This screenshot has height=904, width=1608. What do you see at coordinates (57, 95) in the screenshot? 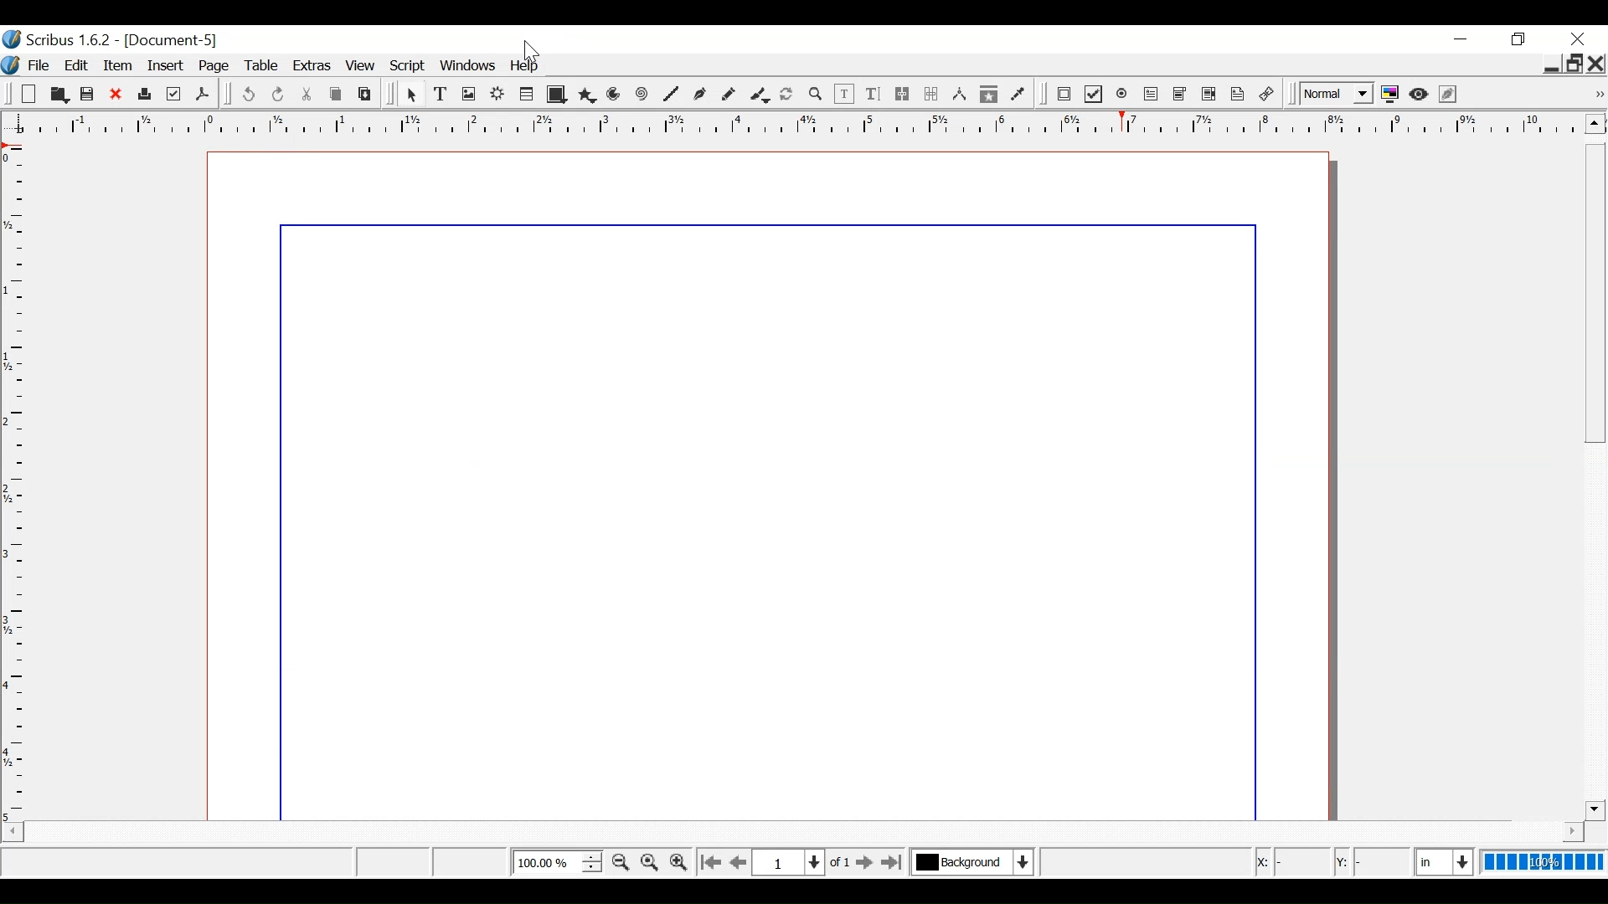
I see `Open` at bounding box center [57, 95].